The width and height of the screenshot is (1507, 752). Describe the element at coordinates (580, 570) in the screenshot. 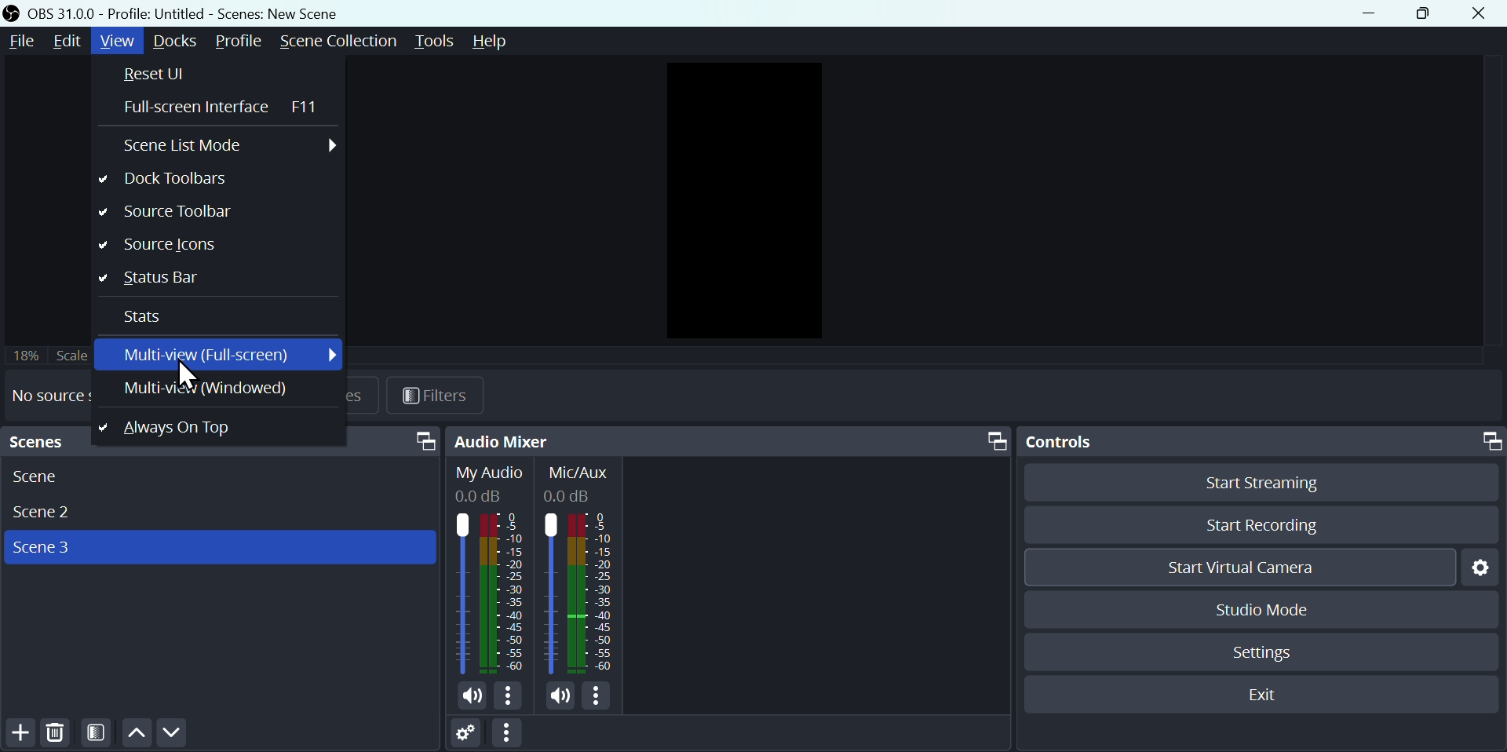

I see `Mic/Aux` at that location.